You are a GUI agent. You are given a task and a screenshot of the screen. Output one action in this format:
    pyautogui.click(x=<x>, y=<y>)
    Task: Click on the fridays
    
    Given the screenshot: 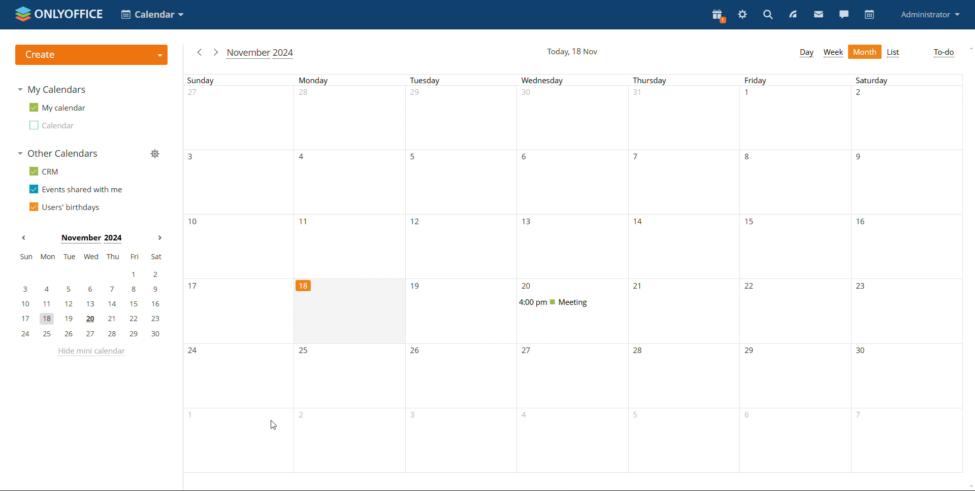 What is the action you would take?
    pyautogui.click(x=796, y=273)
    